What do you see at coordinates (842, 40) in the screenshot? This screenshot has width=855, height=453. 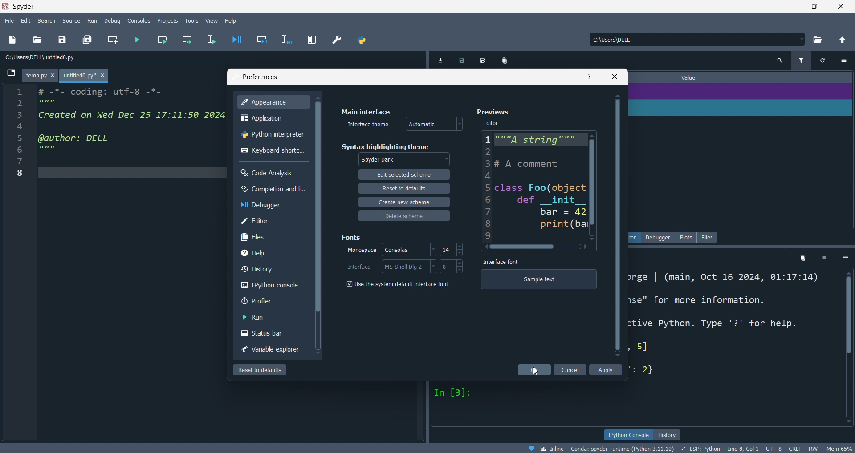 I see `open directory` at bounding box center [842, 40].